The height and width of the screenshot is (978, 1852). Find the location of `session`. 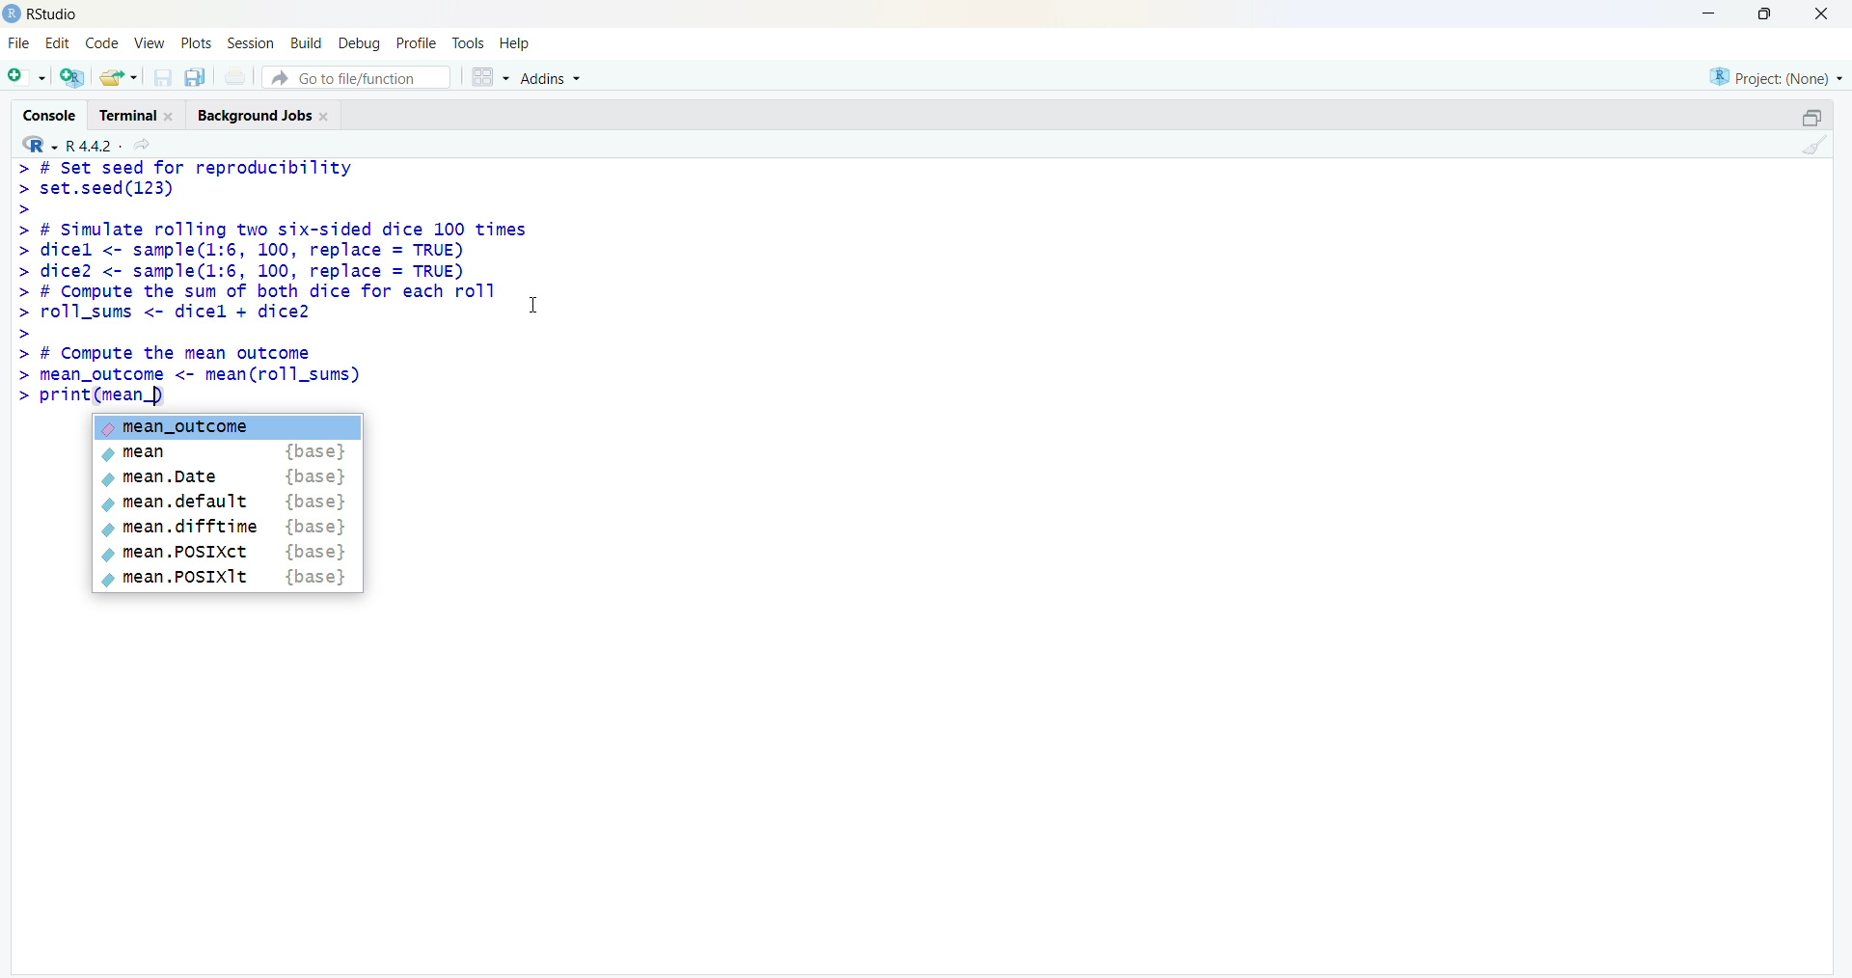

session is located at coordinates (251, 43).